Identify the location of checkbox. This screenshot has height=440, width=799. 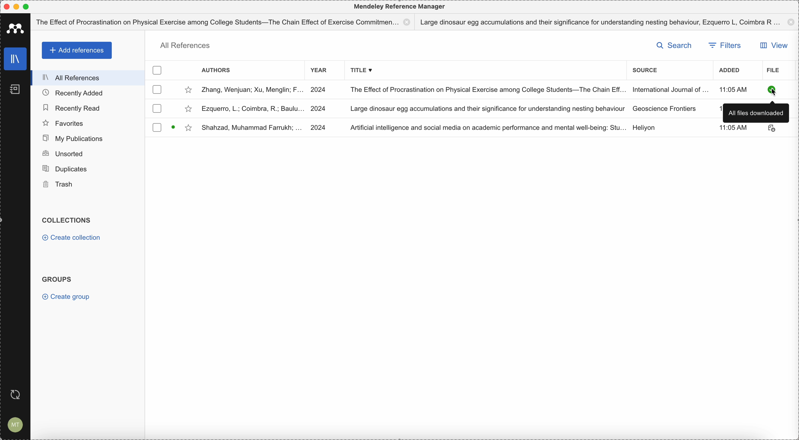
(157, 89).